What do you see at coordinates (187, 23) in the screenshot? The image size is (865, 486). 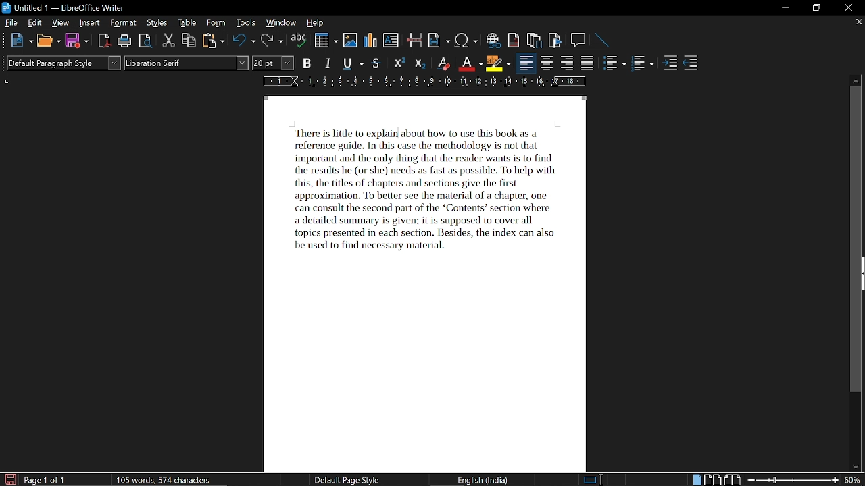 I see `table` at bounding box center [187, 23].